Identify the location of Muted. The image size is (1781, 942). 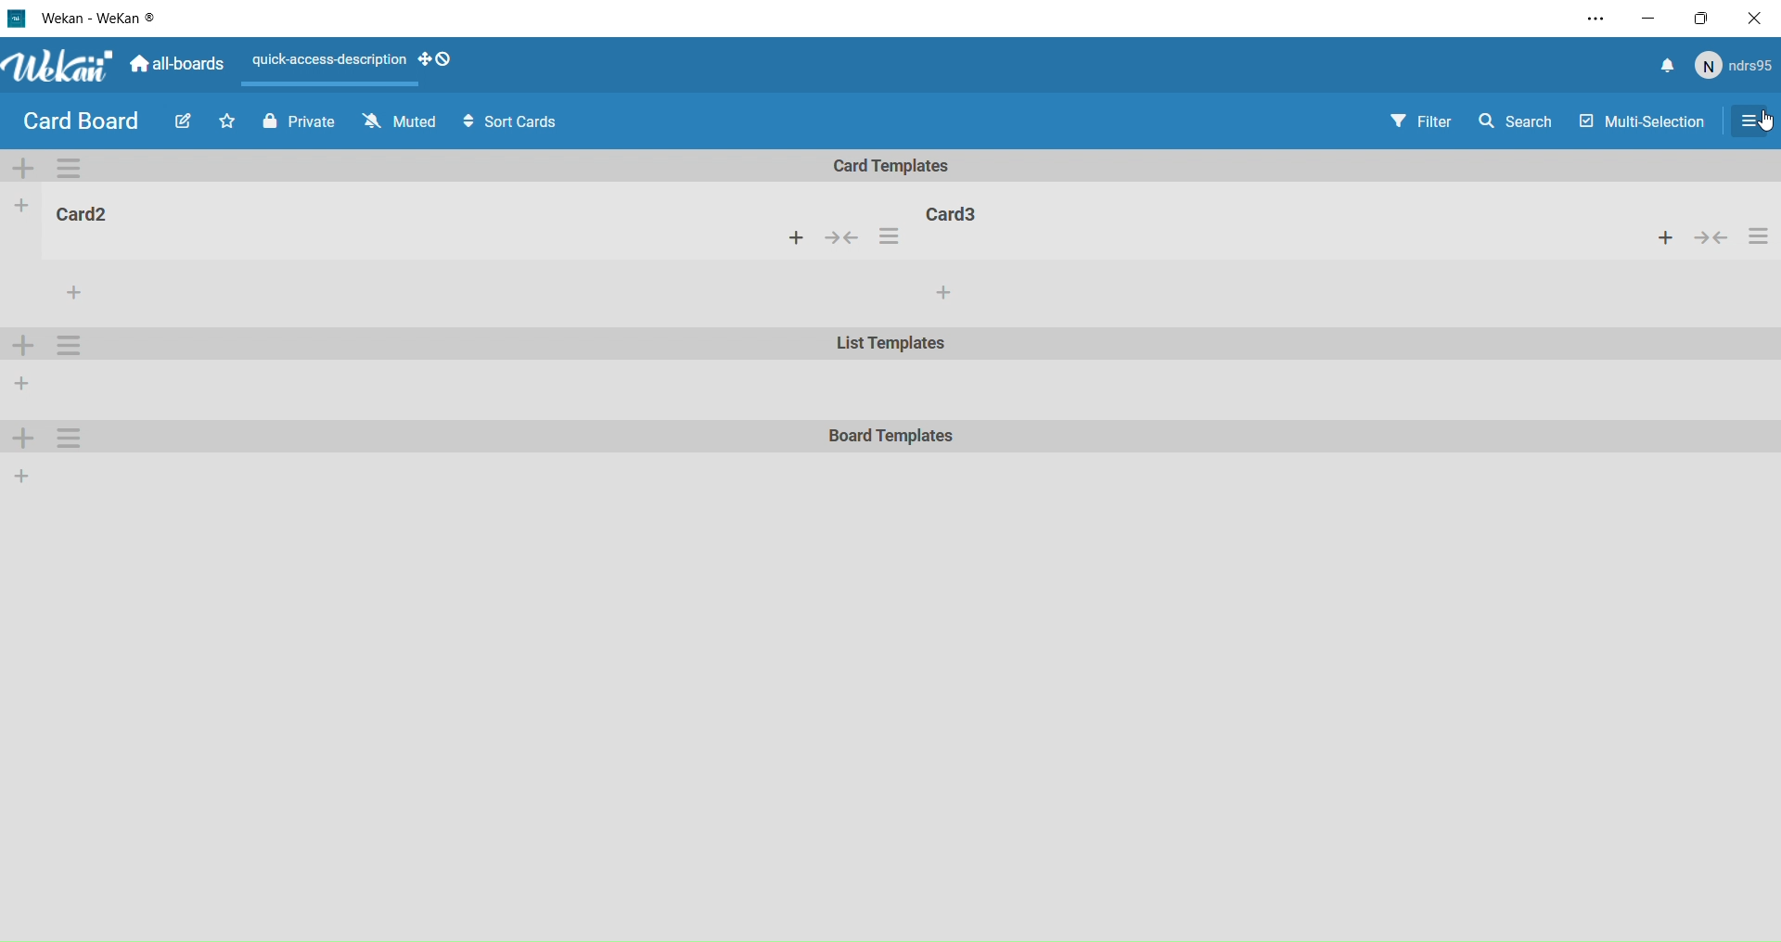
(397, 121).